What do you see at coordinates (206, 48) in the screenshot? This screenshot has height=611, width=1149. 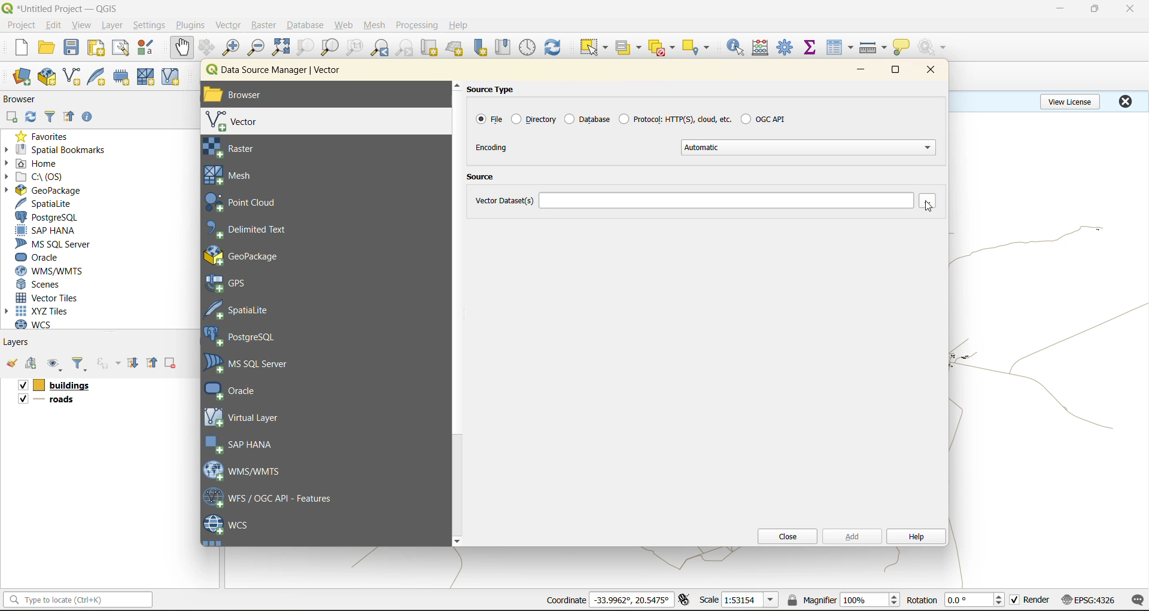 I see `pan to selection` at bounding box center [206, 48].